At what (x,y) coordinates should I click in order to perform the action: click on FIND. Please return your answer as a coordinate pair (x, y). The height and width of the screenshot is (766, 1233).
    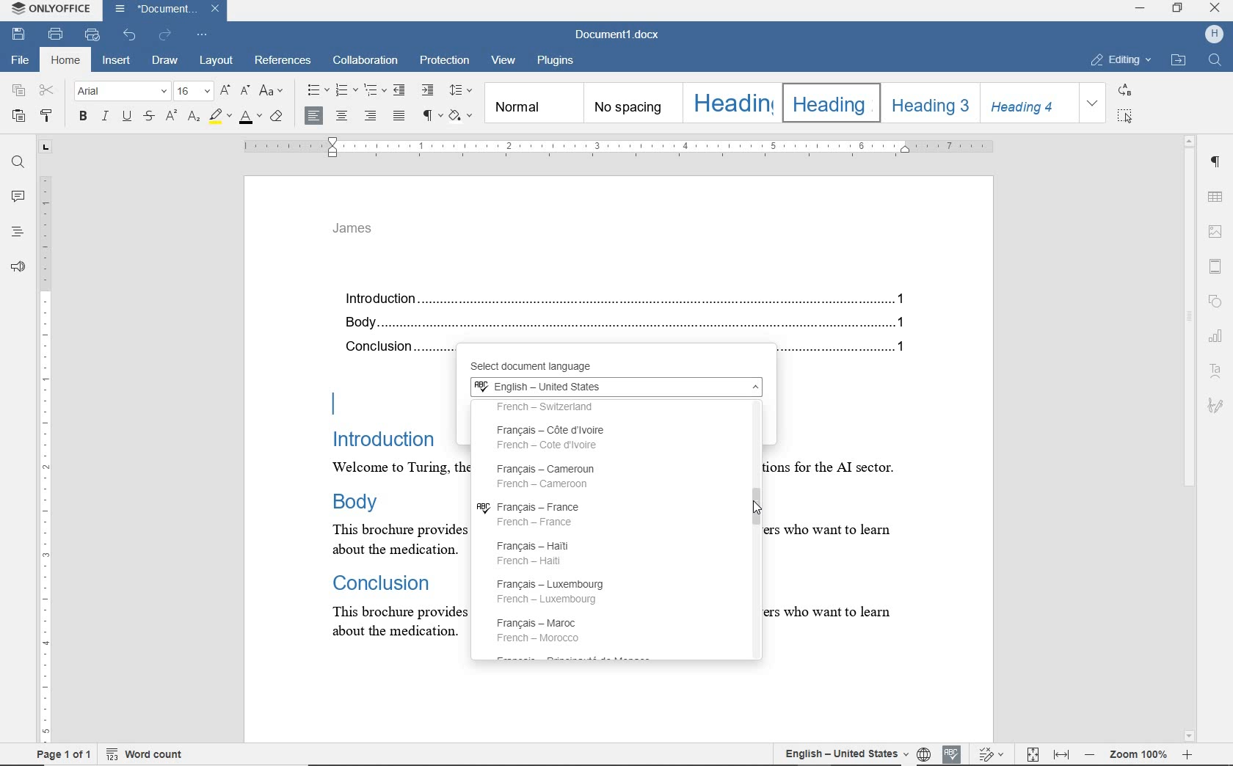
    Looking at the image, I should click on (1217, 62).